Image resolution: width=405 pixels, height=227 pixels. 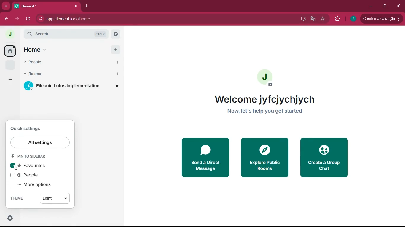 I want to click on extensions, so click(x=337, y=19).